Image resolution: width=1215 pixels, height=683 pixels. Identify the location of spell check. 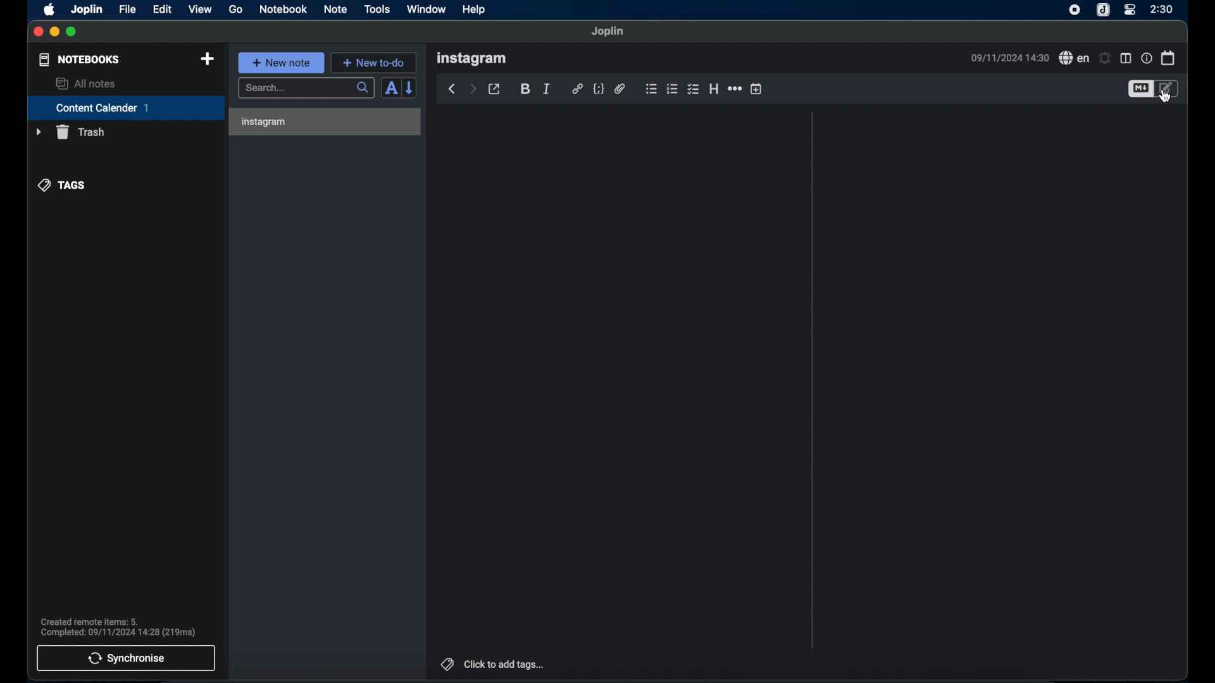
(1075, 58).